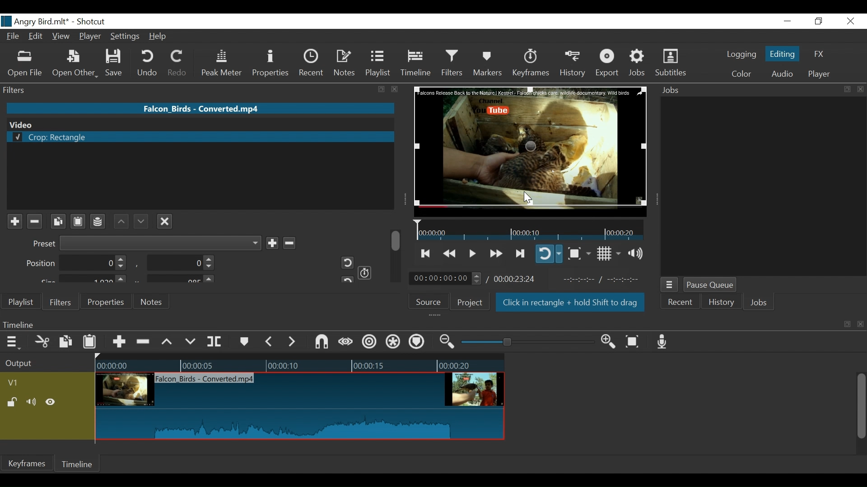  I want to click on Peak Meter, so click(224, 64).